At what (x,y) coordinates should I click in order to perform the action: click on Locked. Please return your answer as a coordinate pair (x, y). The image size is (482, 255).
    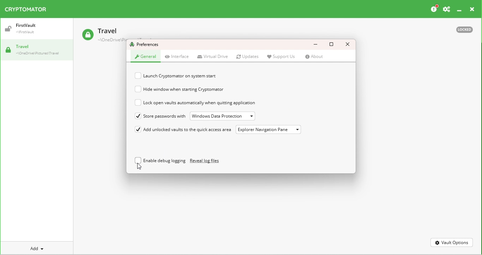
    Looking at the image, I should click on (465, 30).